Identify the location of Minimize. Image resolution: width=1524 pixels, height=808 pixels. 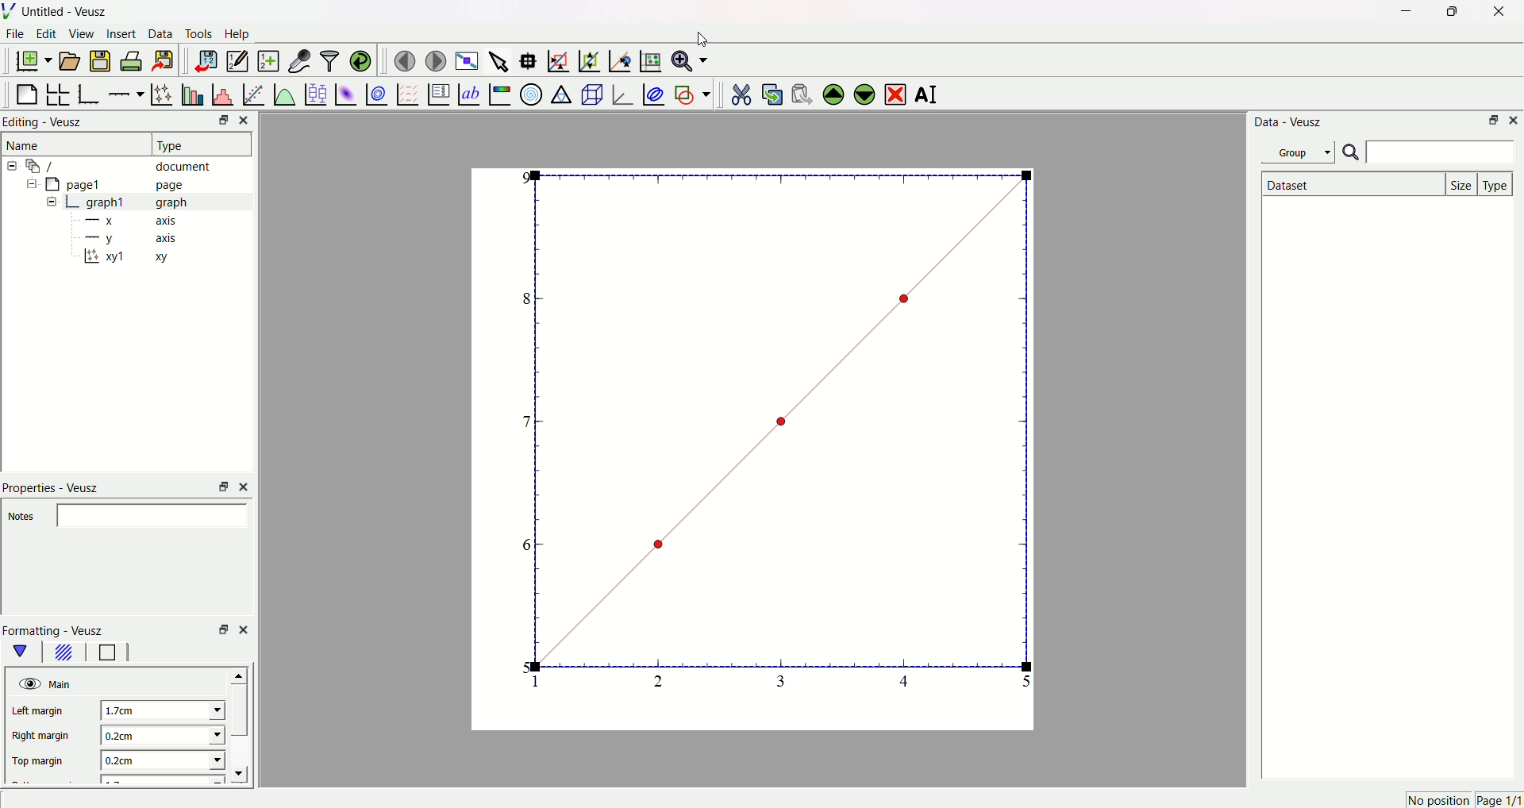
(1402, 12).